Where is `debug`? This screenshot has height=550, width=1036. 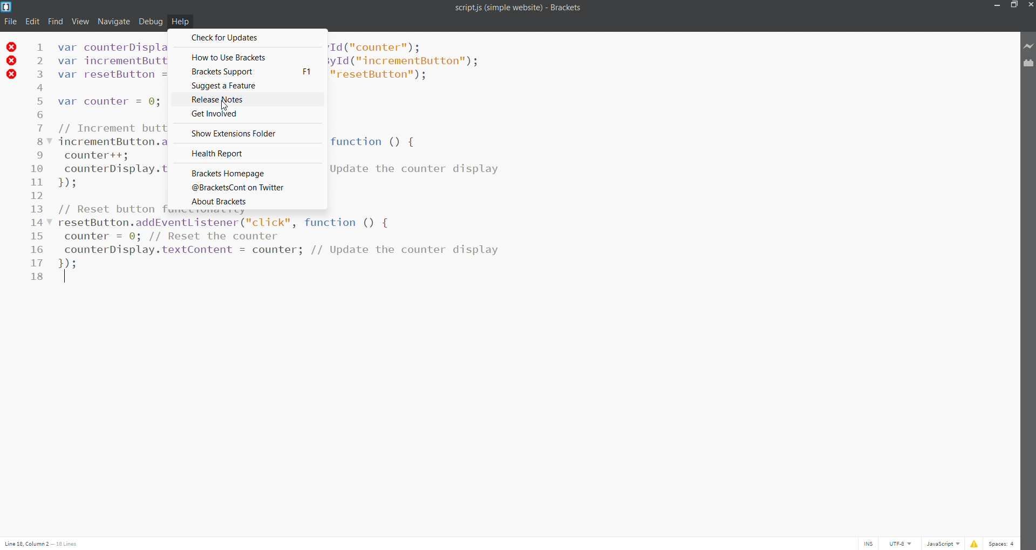 debug is located at coordinates (151, 22).